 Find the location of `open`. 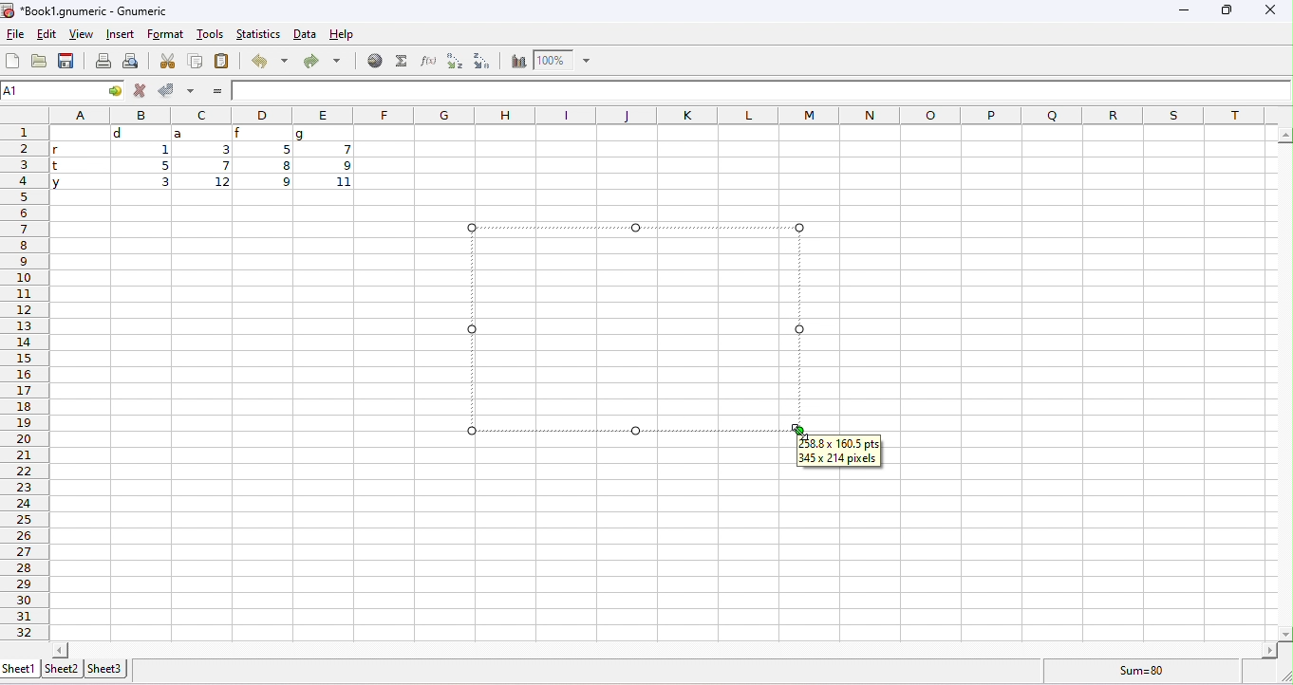

open is located at coordinates (41, 62).